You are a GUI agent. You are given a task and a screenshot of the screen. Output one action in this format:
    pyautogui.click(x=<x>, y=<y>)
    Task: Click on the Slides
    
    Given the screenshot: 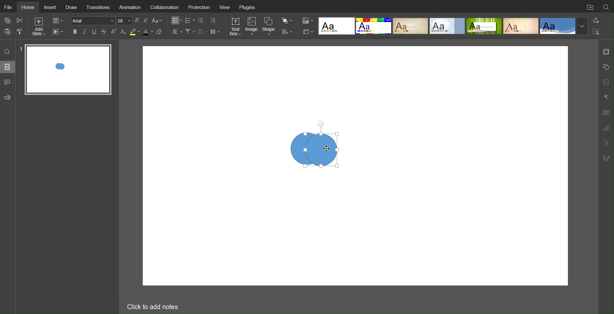 What is the action you would take?
    pyautogui.click(x=8, y=67)
    